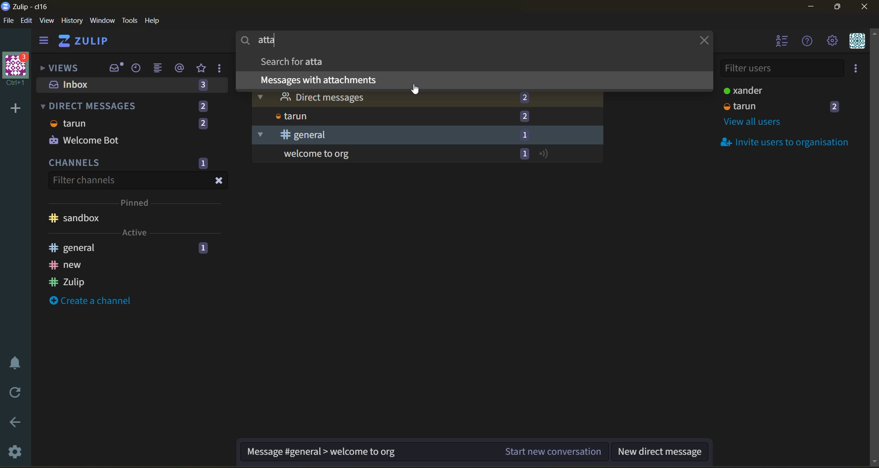  What do you see at coordinates (153, 21) in the screenshot?
I see `help` at bounding box center [153, 21].